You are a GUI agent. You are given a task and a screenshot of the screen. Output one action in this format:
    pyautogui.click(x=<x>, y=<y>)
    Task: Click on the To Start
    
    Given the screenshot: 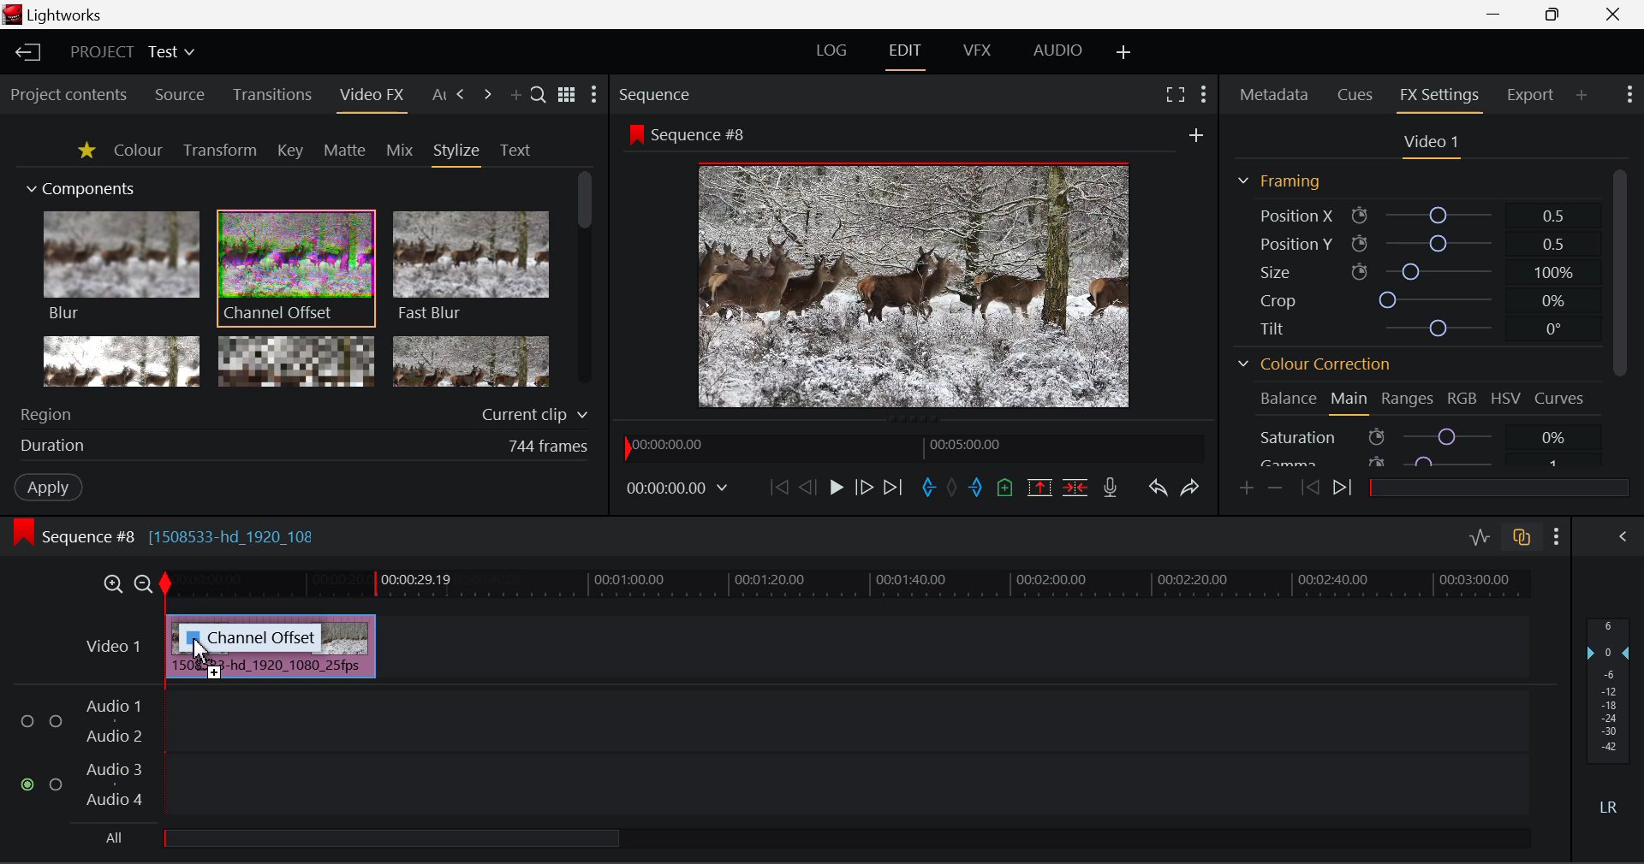 What is the action you would take?
    pyautogui.click(x=779, y=486)
    